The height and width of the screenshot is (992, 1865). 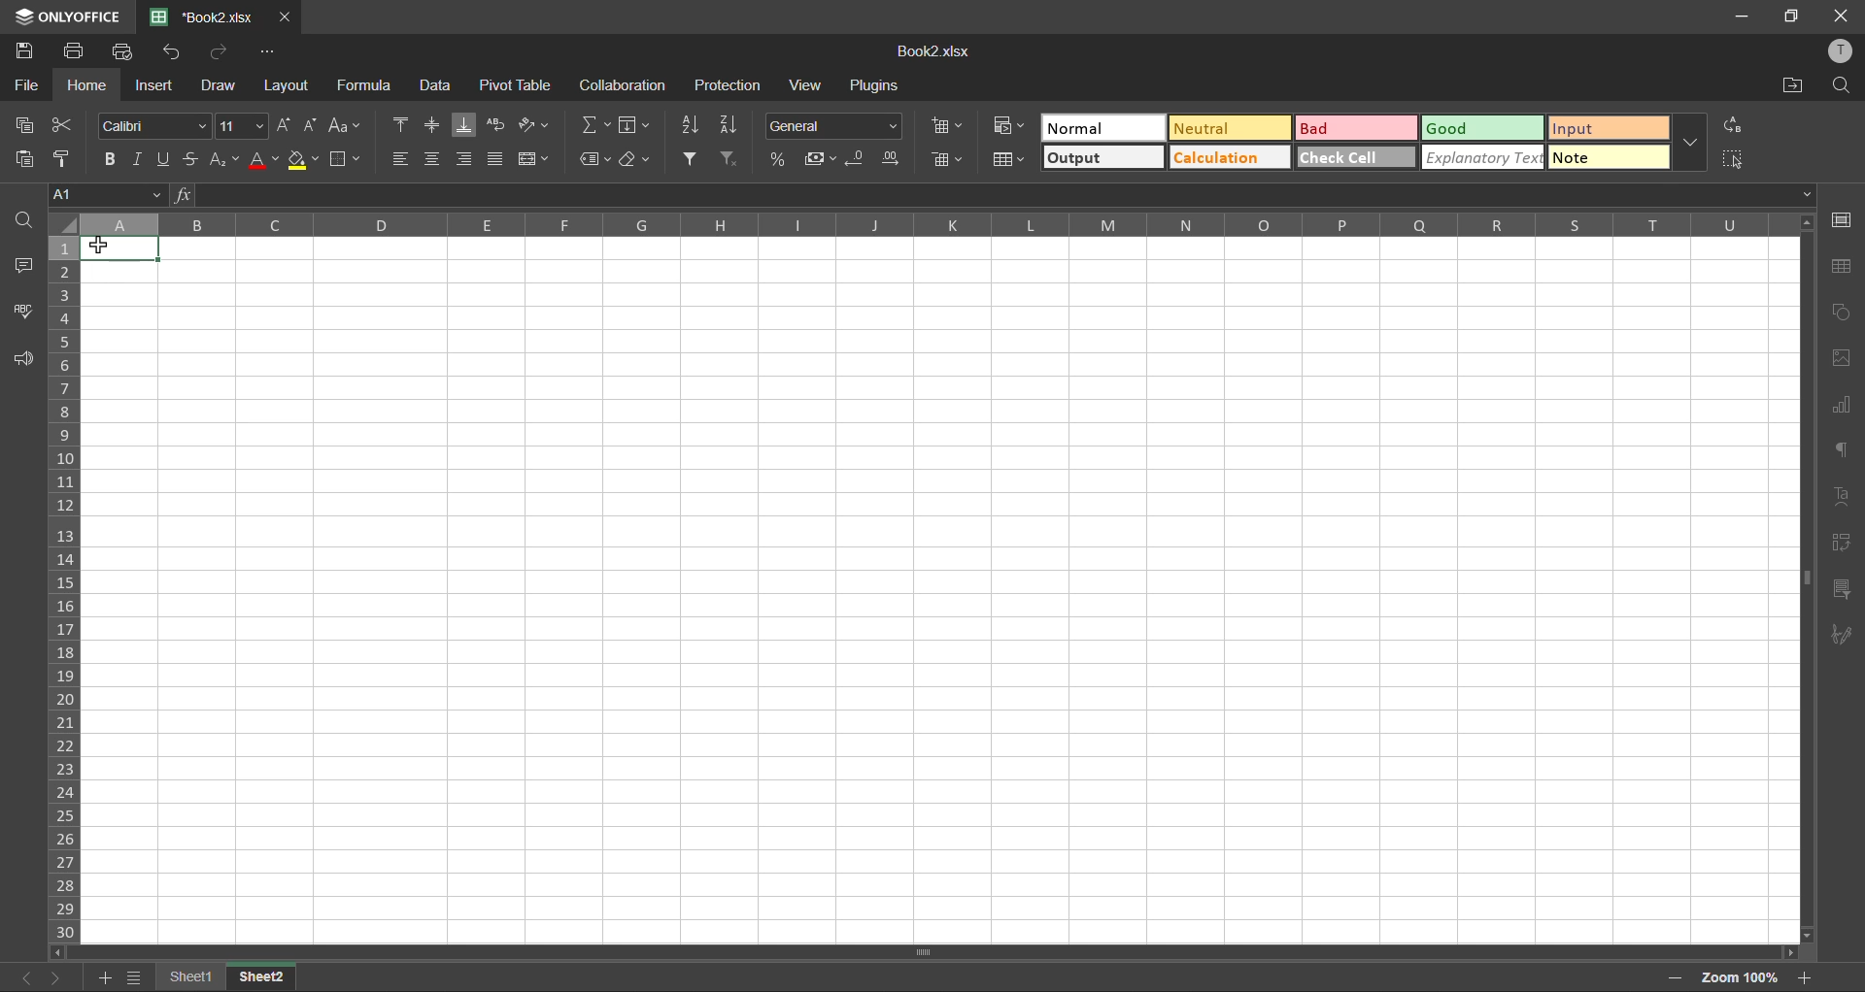 I want to click on strikethrough, so click(x=189, y=157).